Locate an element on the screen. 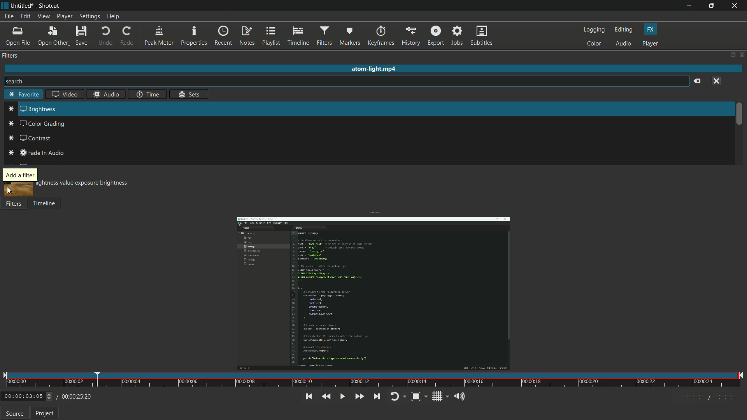  keyframes is located at coordinates (381, 35).